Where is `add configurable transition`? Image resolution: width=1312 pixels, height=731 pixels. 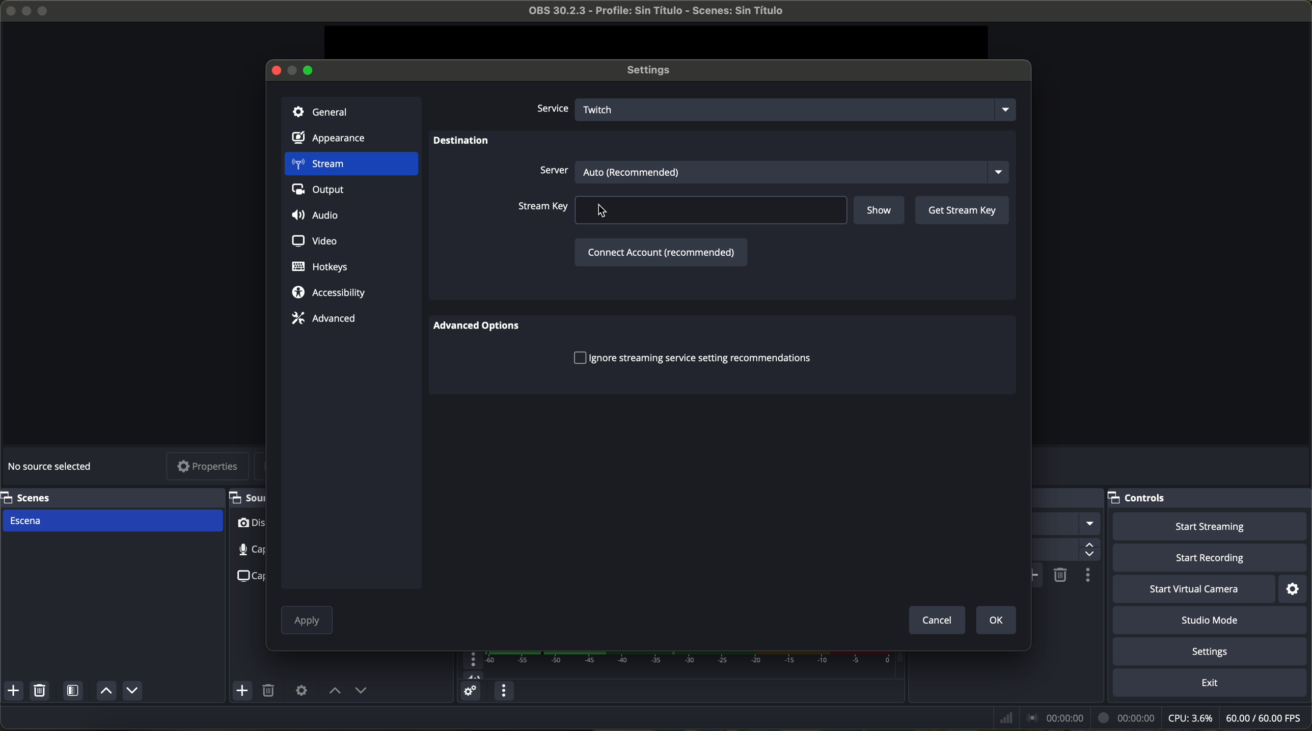
add configurable transition is located at coordinates (1037, 575).